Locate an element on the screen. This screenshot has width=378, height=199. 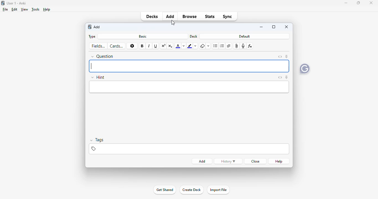
ordered list is located at coordinates (222, 46).